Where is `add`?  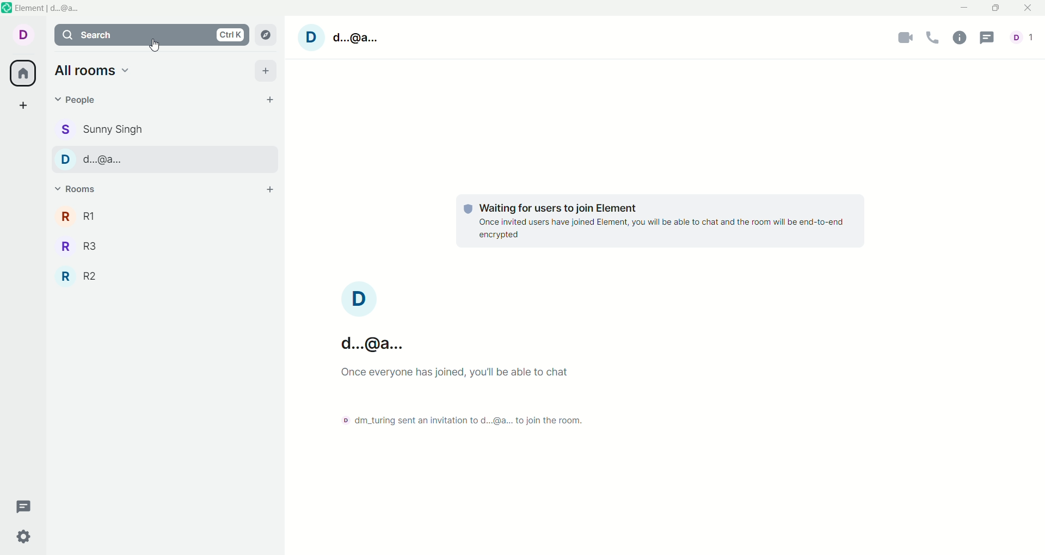
add is located at coordinates (266, 70).